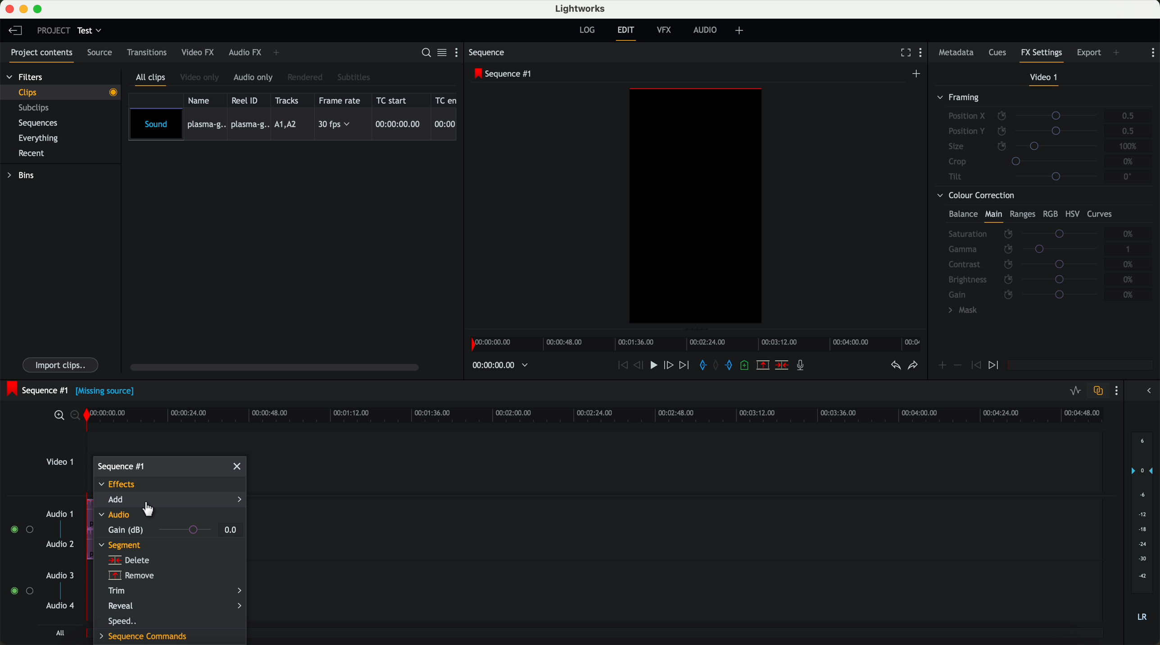  What do you see at coordinates (1117, 52) in the screenshot?
I see `add` at bounding box center [1117, 52].